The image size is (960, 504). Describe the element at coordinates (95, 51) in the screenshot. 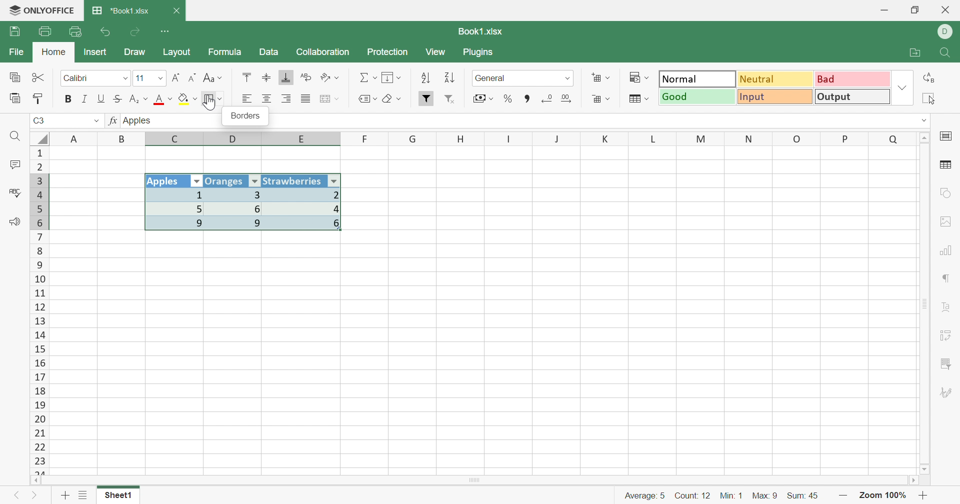

I see `Insert` at that location.